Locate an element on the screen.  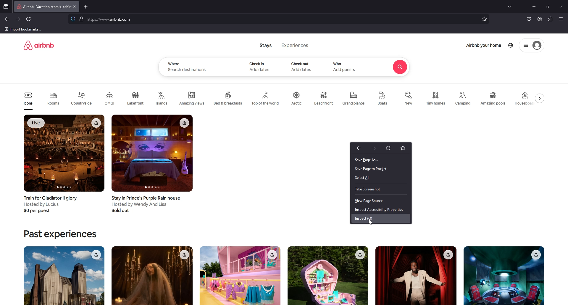
Airbnb your home is located at coordinates (484, 46).